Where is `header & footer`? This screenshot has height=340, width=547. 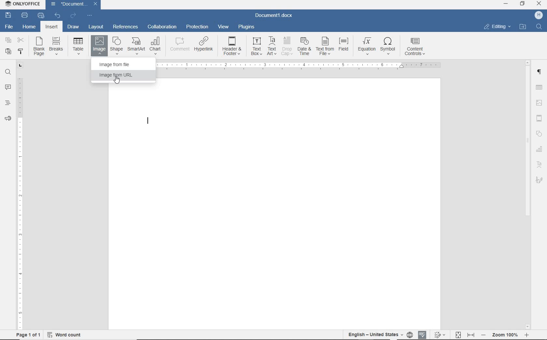
header & footer is located at coordinates (540, 118).